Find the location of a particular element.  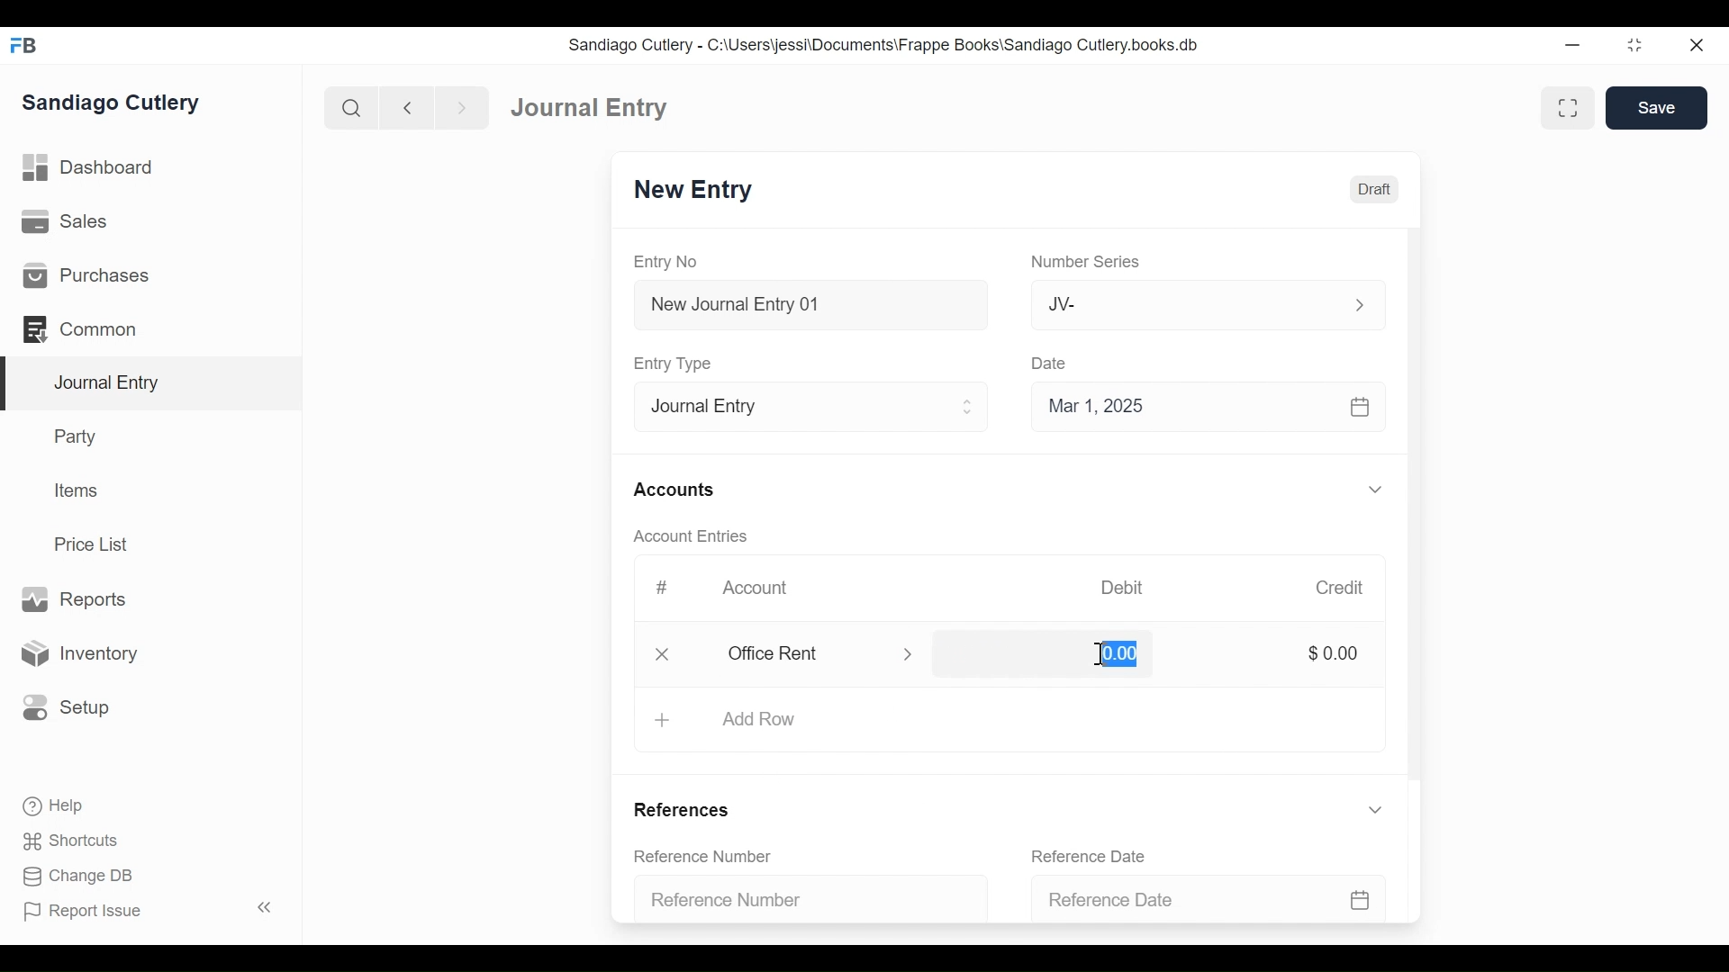

FrappeBooks logo is located at coordinates (23, 45).